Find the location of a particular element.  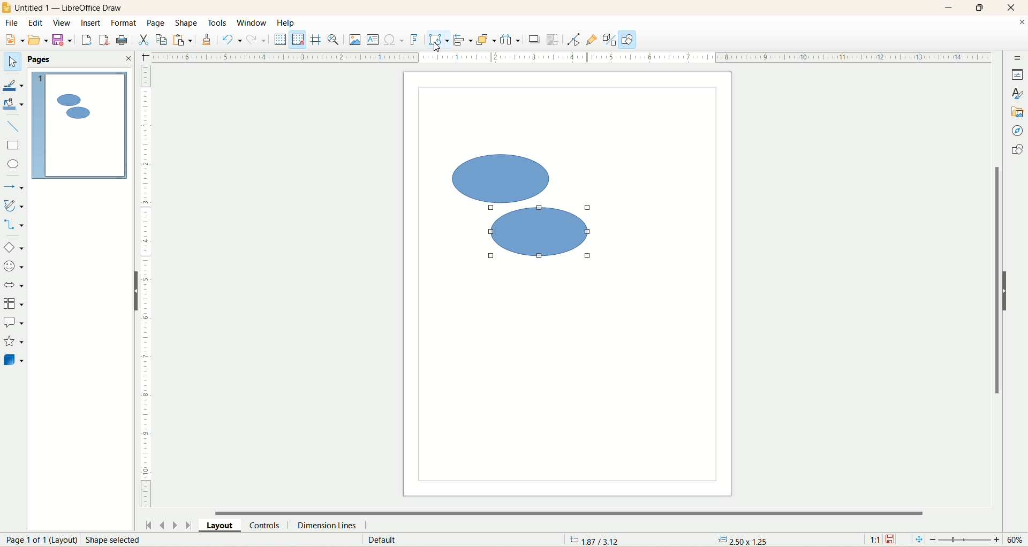

zoom factor is located at coordinates (966, 539).